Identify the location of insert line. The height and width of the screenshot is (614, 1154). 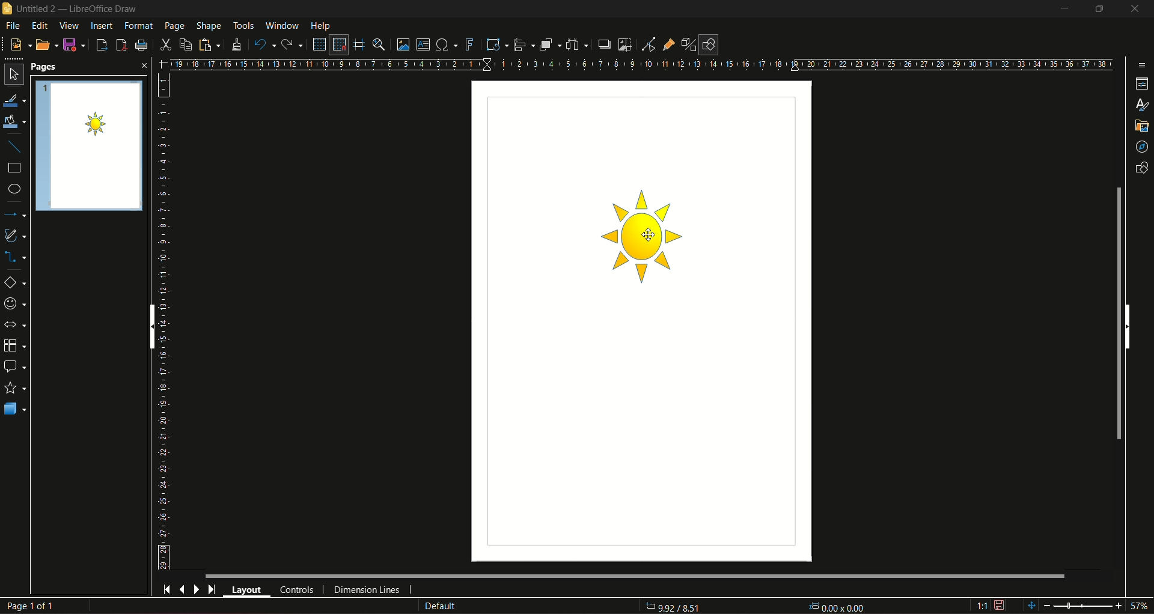
(14, 147).